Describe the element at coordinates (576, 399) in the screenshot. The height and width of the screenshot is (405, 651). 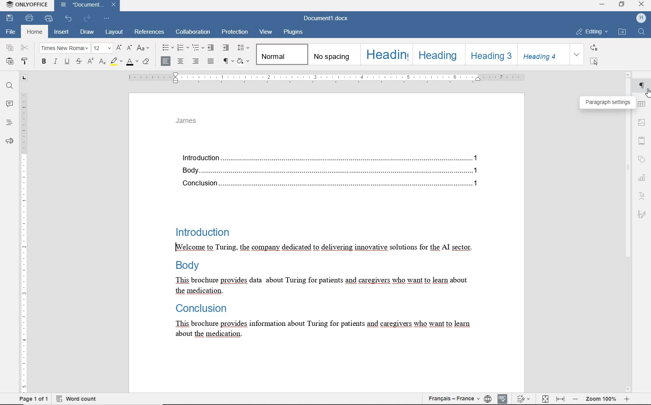
I see `zoom out` at that location.